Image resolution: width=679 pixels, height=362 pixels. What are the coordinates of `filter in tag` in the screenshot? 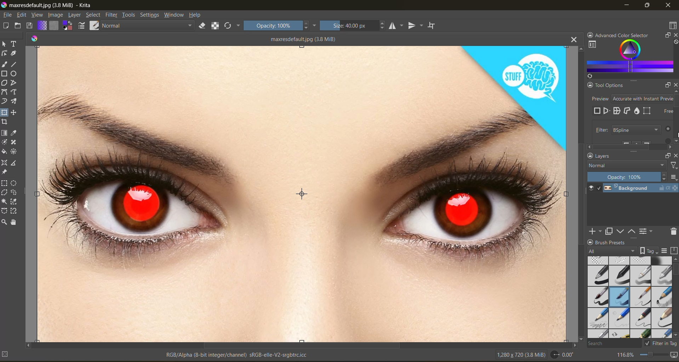 It's located at (661, 343).